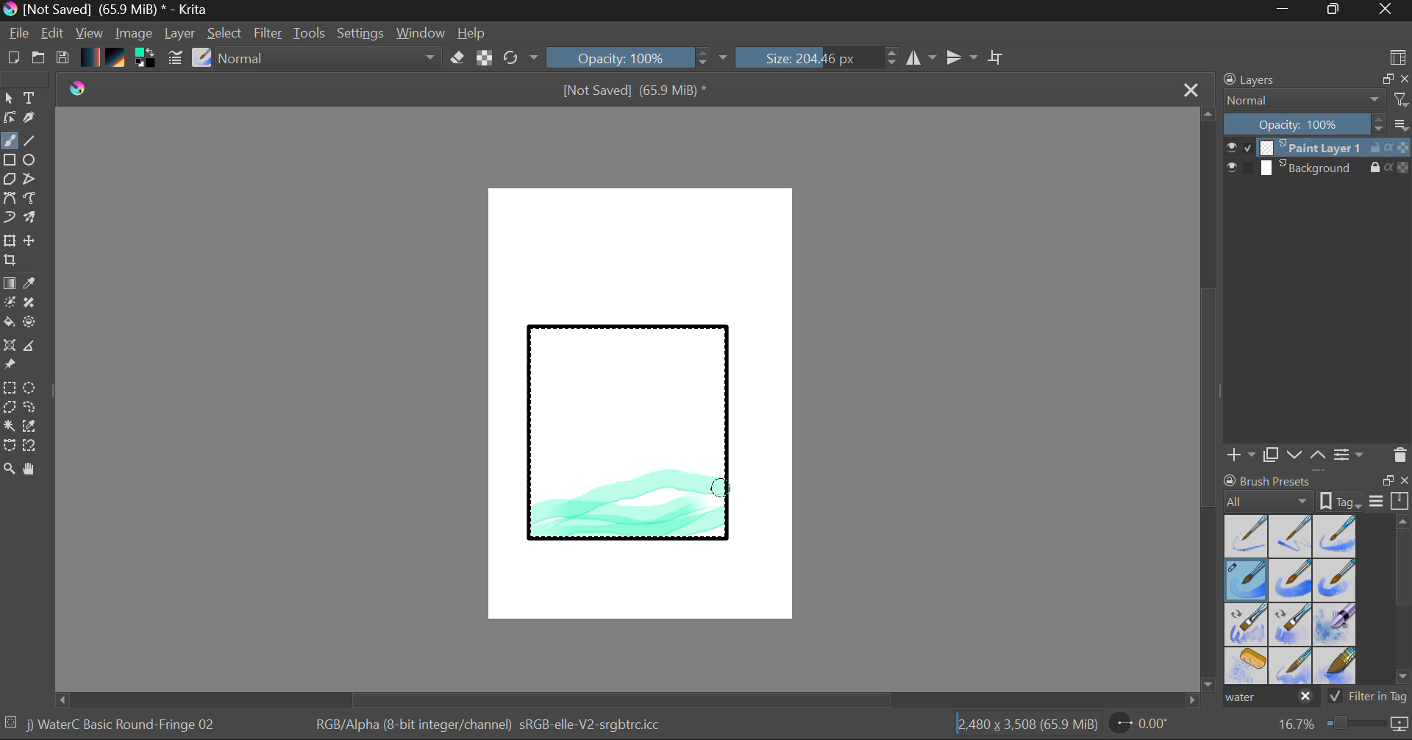  What do you see at coordinates (1336, 626) in the screenshot?
I see `Water C - Special Blobs` at bounding box center [1336, 626].